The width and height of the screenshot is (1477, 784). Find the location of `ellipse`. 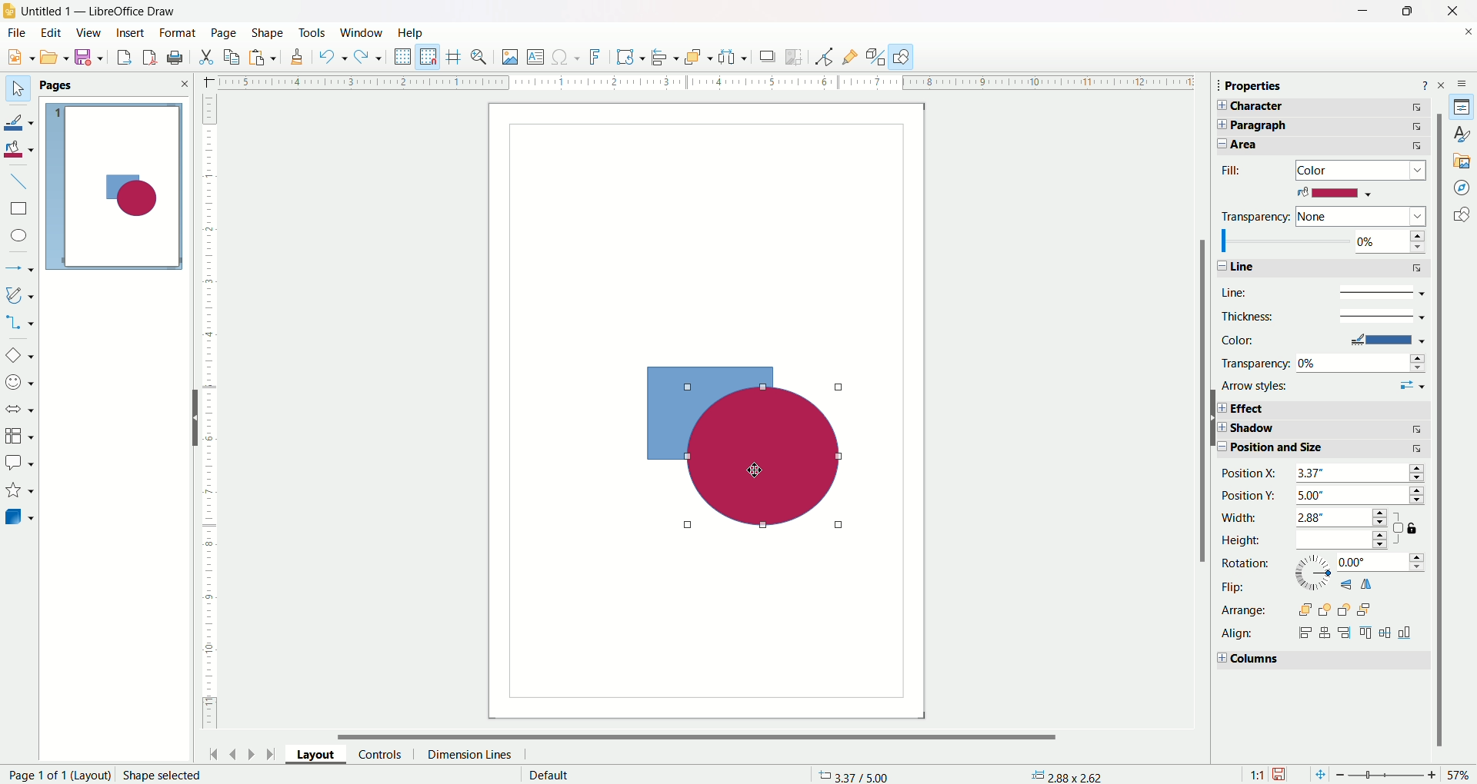

ellipse is located at coordinates (18, 236).